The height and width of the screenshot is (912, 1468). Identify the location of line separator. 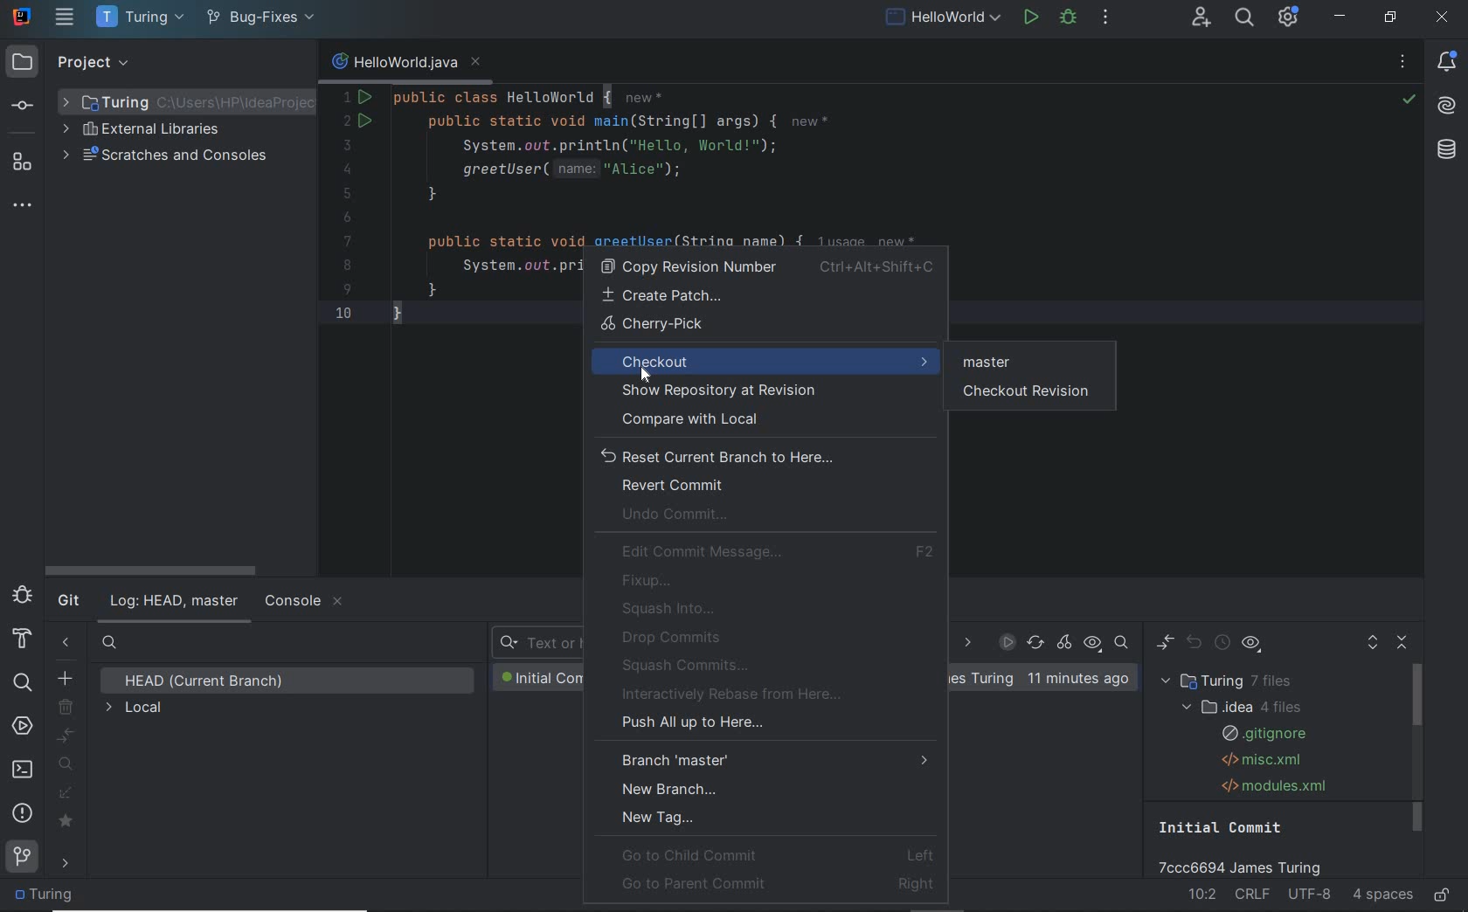
(1255, 895).